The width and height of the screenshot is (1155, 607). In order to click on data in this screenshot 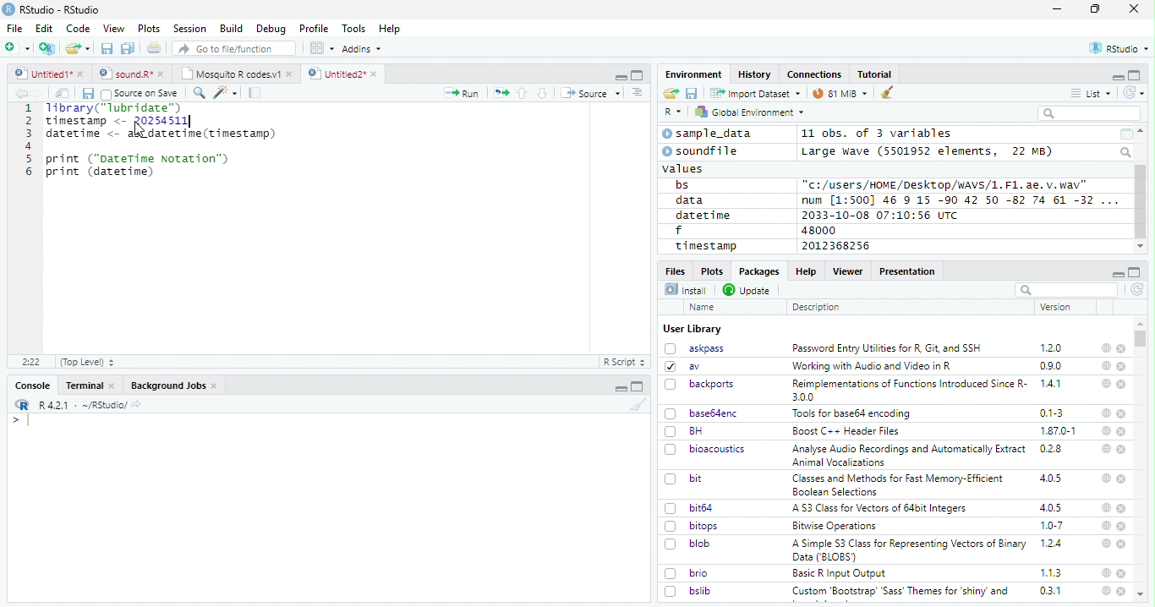, I will do `click(692, 200)`.